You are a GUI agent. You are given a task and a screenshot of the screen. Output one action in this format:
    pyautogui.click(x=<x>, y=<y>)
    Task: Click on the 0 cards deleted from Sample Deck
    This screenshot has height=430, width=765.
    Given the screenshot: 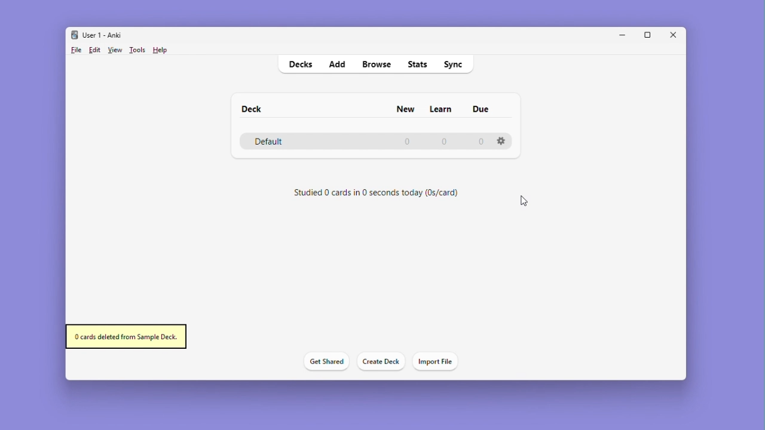 What is the action you would take?
    pyautogui.click(x=127, y=337)
    